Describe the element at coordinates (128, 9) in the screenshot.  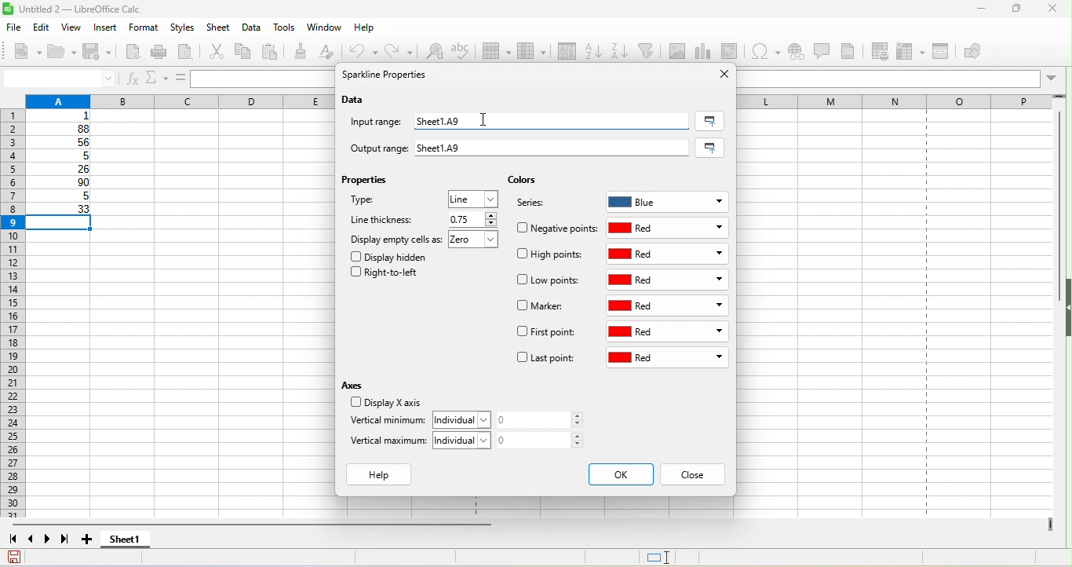
I see `untitled 2-libre office calc` at that location.